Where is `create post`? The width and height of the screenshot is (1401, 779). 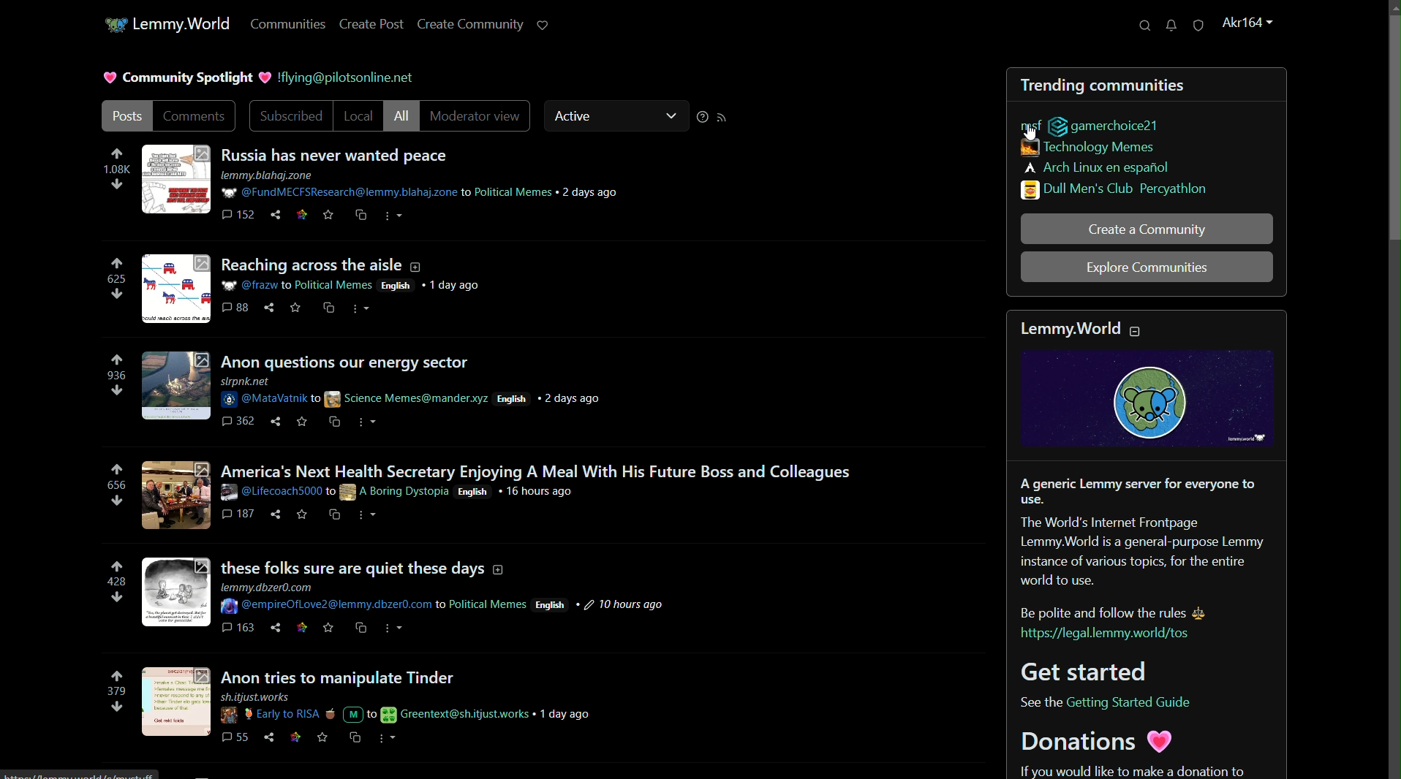
create post is located at coordinates (370, 26).